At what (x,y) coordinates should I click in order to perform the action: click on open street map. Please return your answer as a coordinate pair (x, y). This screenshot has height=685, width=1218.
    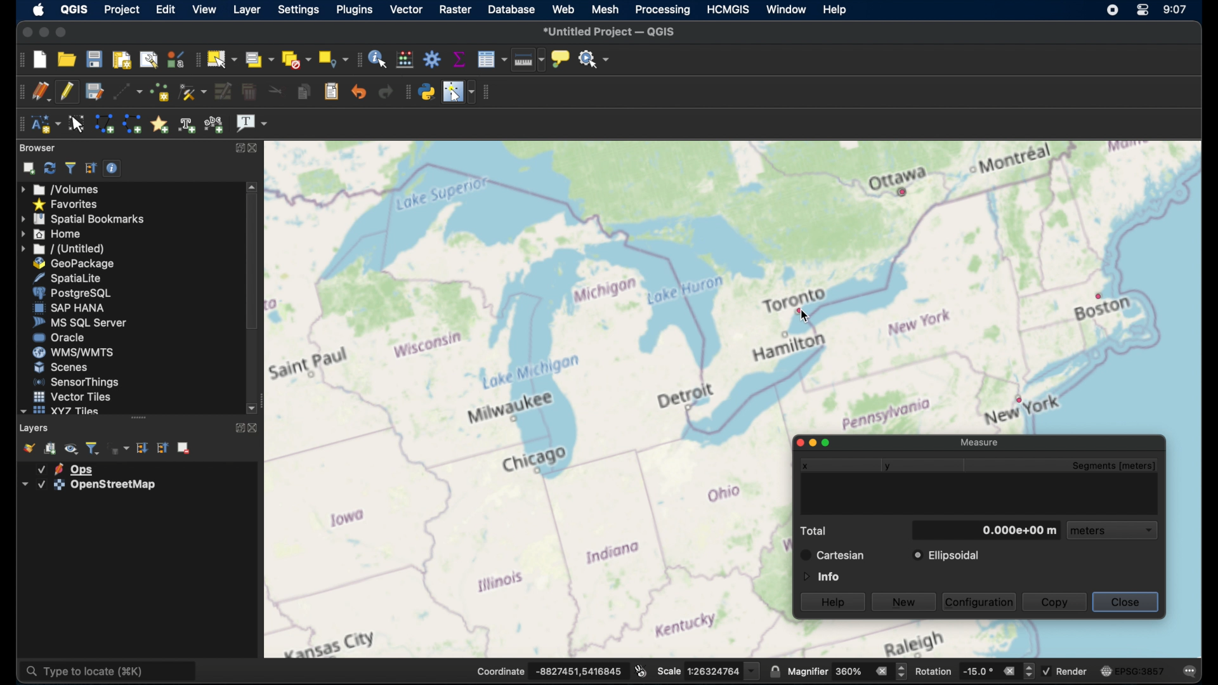
    Looking at the image, I should click on (1145, 245).